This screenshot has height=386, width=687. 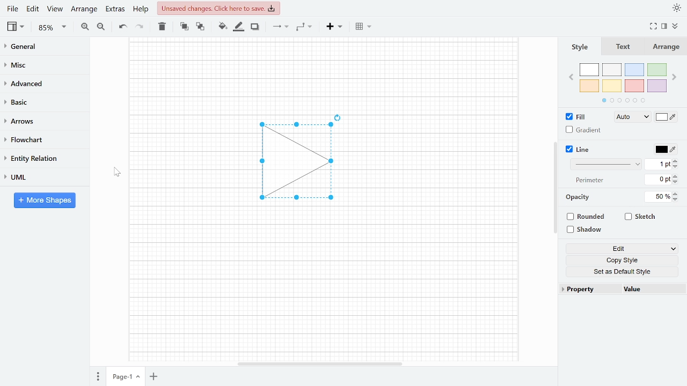 What do you see at coordinates (667, 118) in the screenshot?
I see `Fill color` at bounding box center [667, 118].